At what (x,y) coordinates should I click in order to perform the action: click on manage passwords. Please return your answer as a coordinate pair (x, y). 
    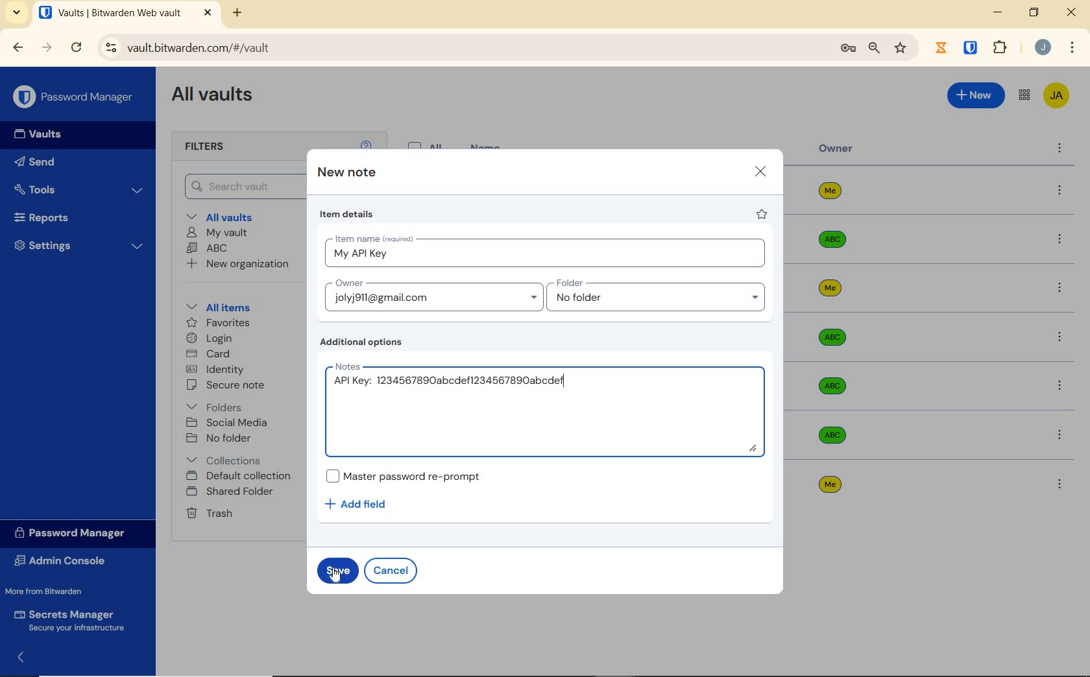
    Looking at the image, I should click on (848, 49).